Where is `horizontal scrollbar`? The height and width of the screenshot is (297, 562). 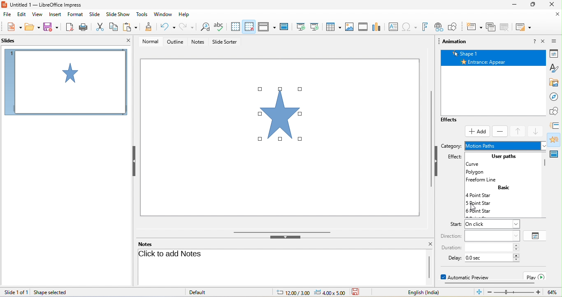
horizontal scrollbar is located at coordinates (283, 232).